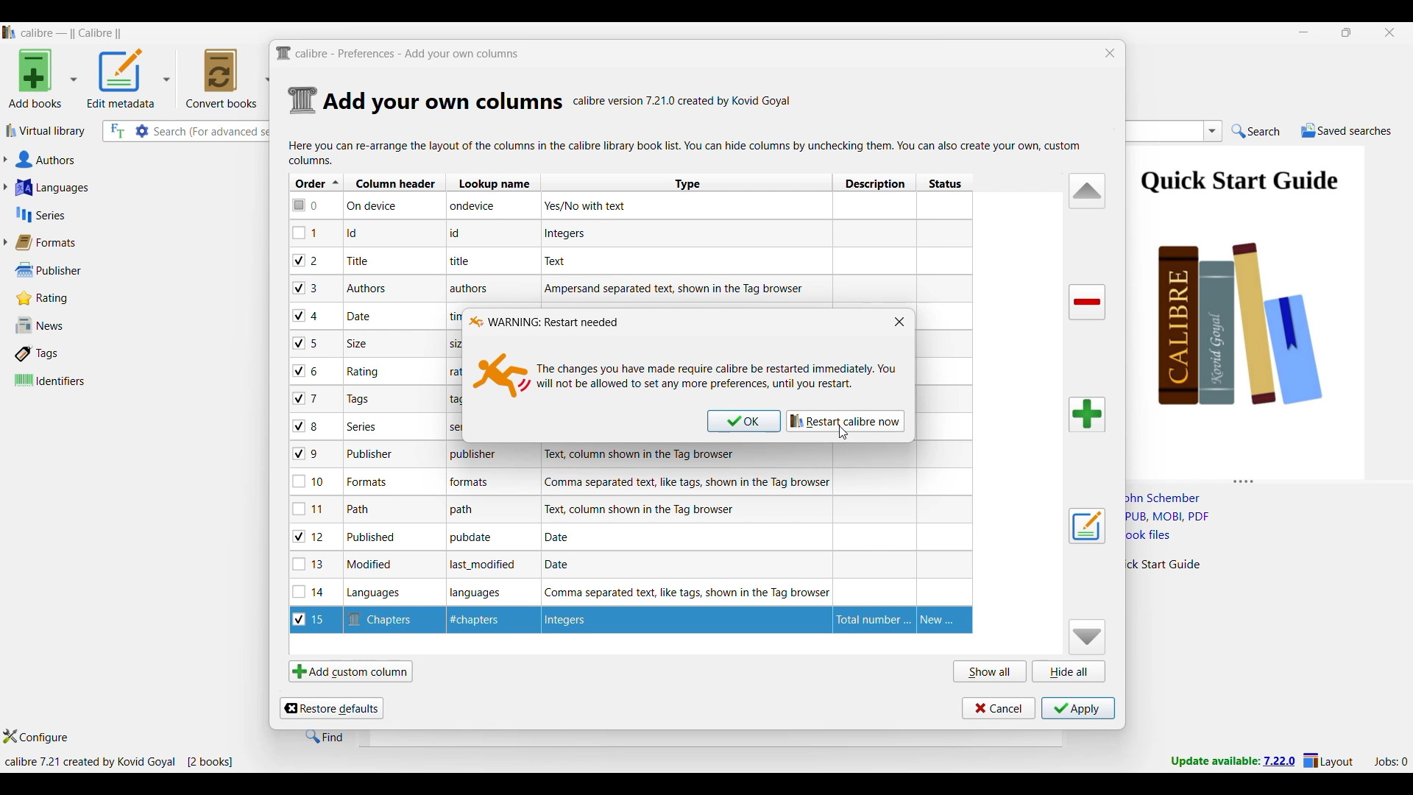 This screenshot has width=1413, height=795. I want to click on Search the full text of all books, so click(116, 131).